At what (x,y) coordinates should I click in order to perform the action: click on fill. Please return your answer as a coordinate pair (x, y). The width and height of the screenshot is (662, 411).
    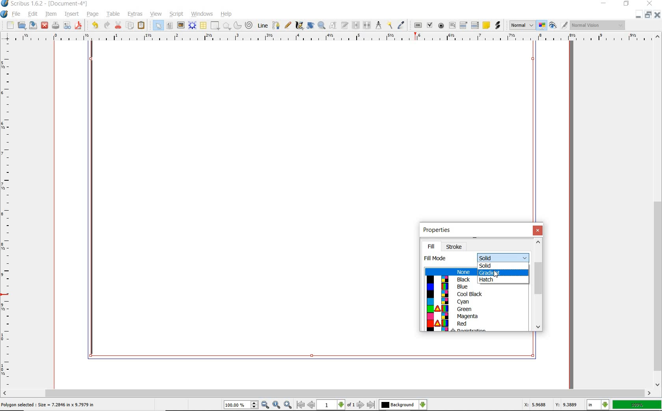
    Looking at the image, I should click on (431, 246).